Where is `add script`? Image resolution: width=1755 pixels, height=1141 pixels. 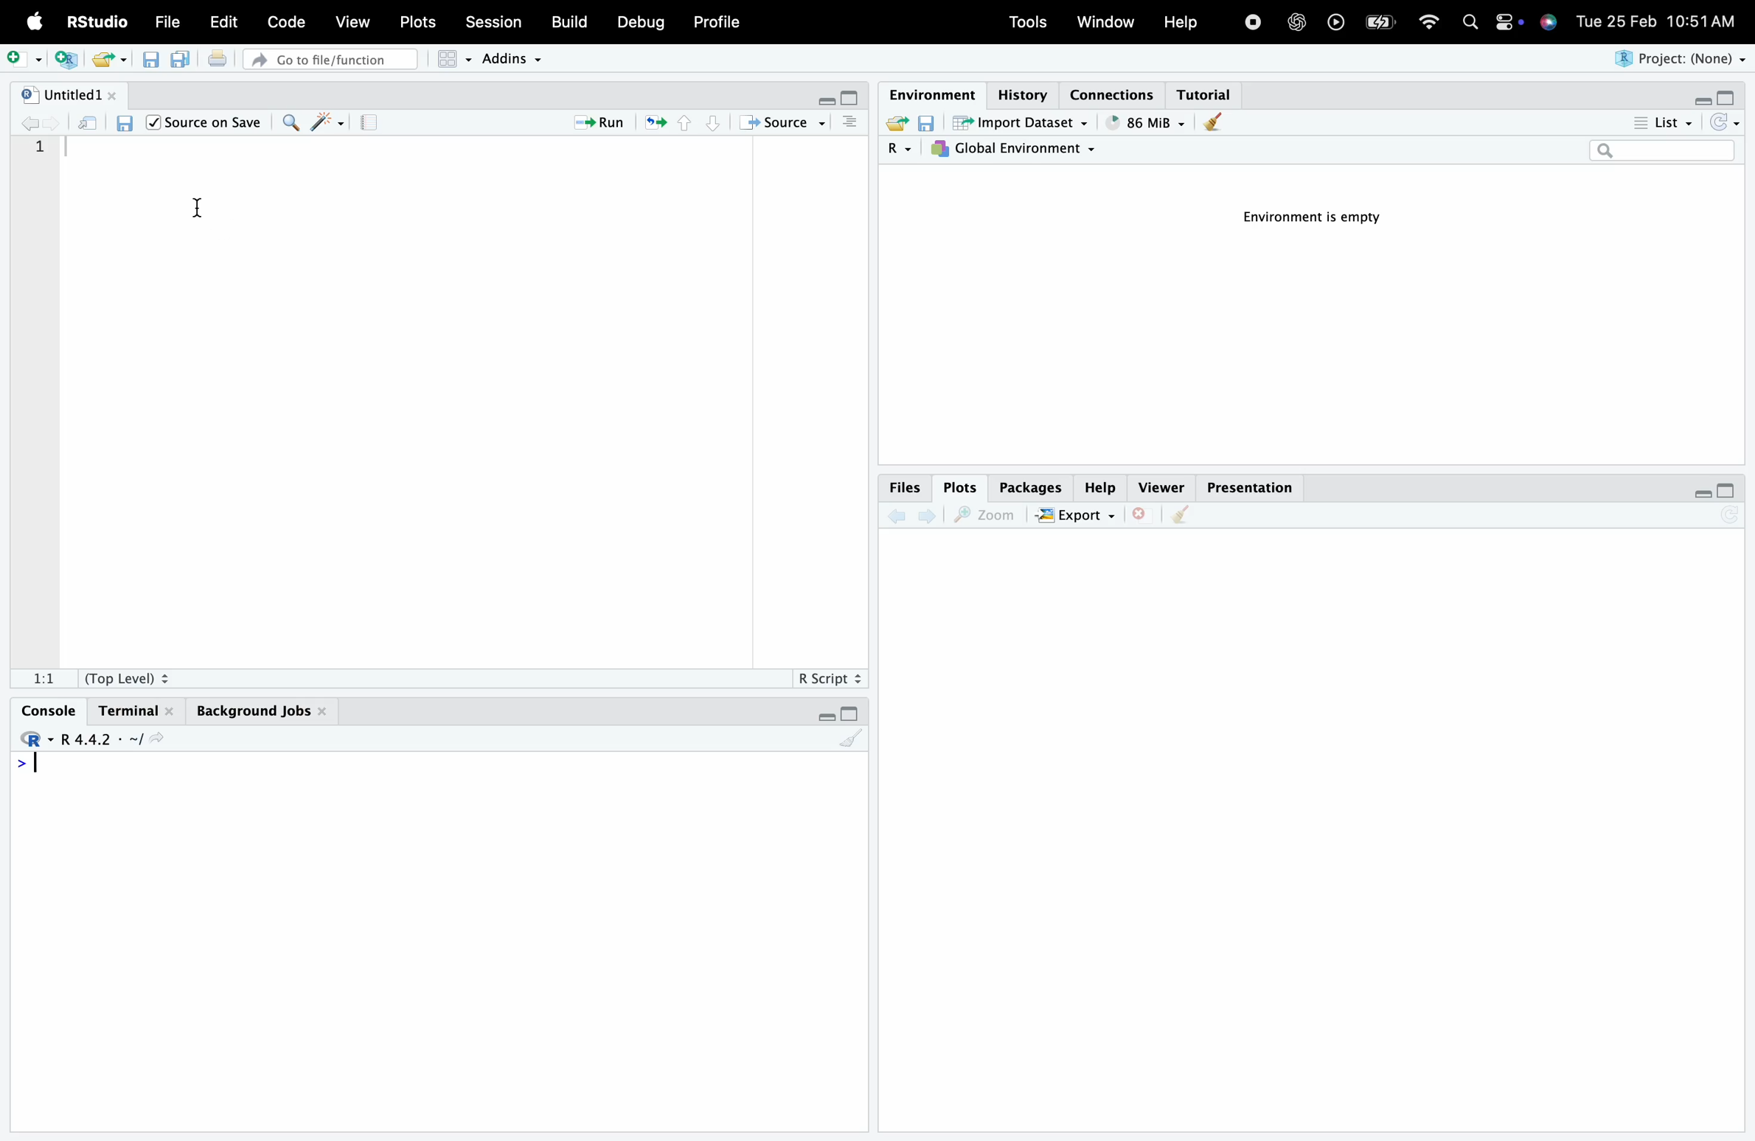 add script is located at coordinates (23, 55).